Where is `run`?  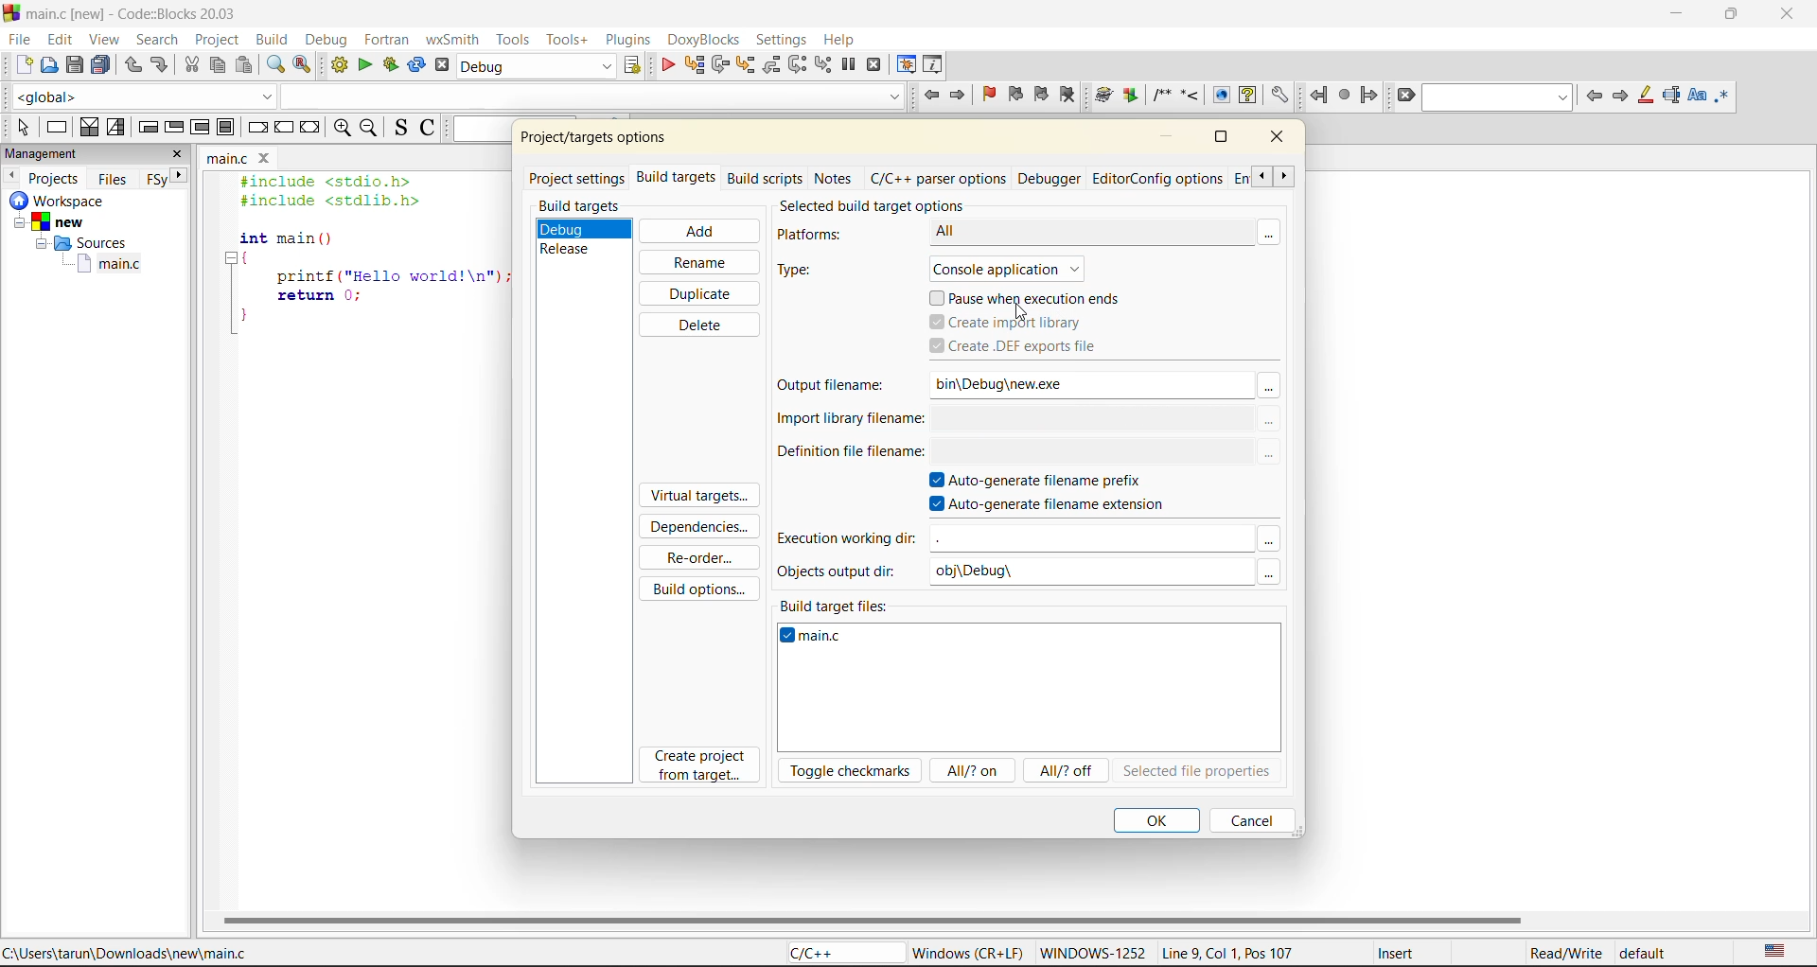
run is located at coordinates (363, 67).